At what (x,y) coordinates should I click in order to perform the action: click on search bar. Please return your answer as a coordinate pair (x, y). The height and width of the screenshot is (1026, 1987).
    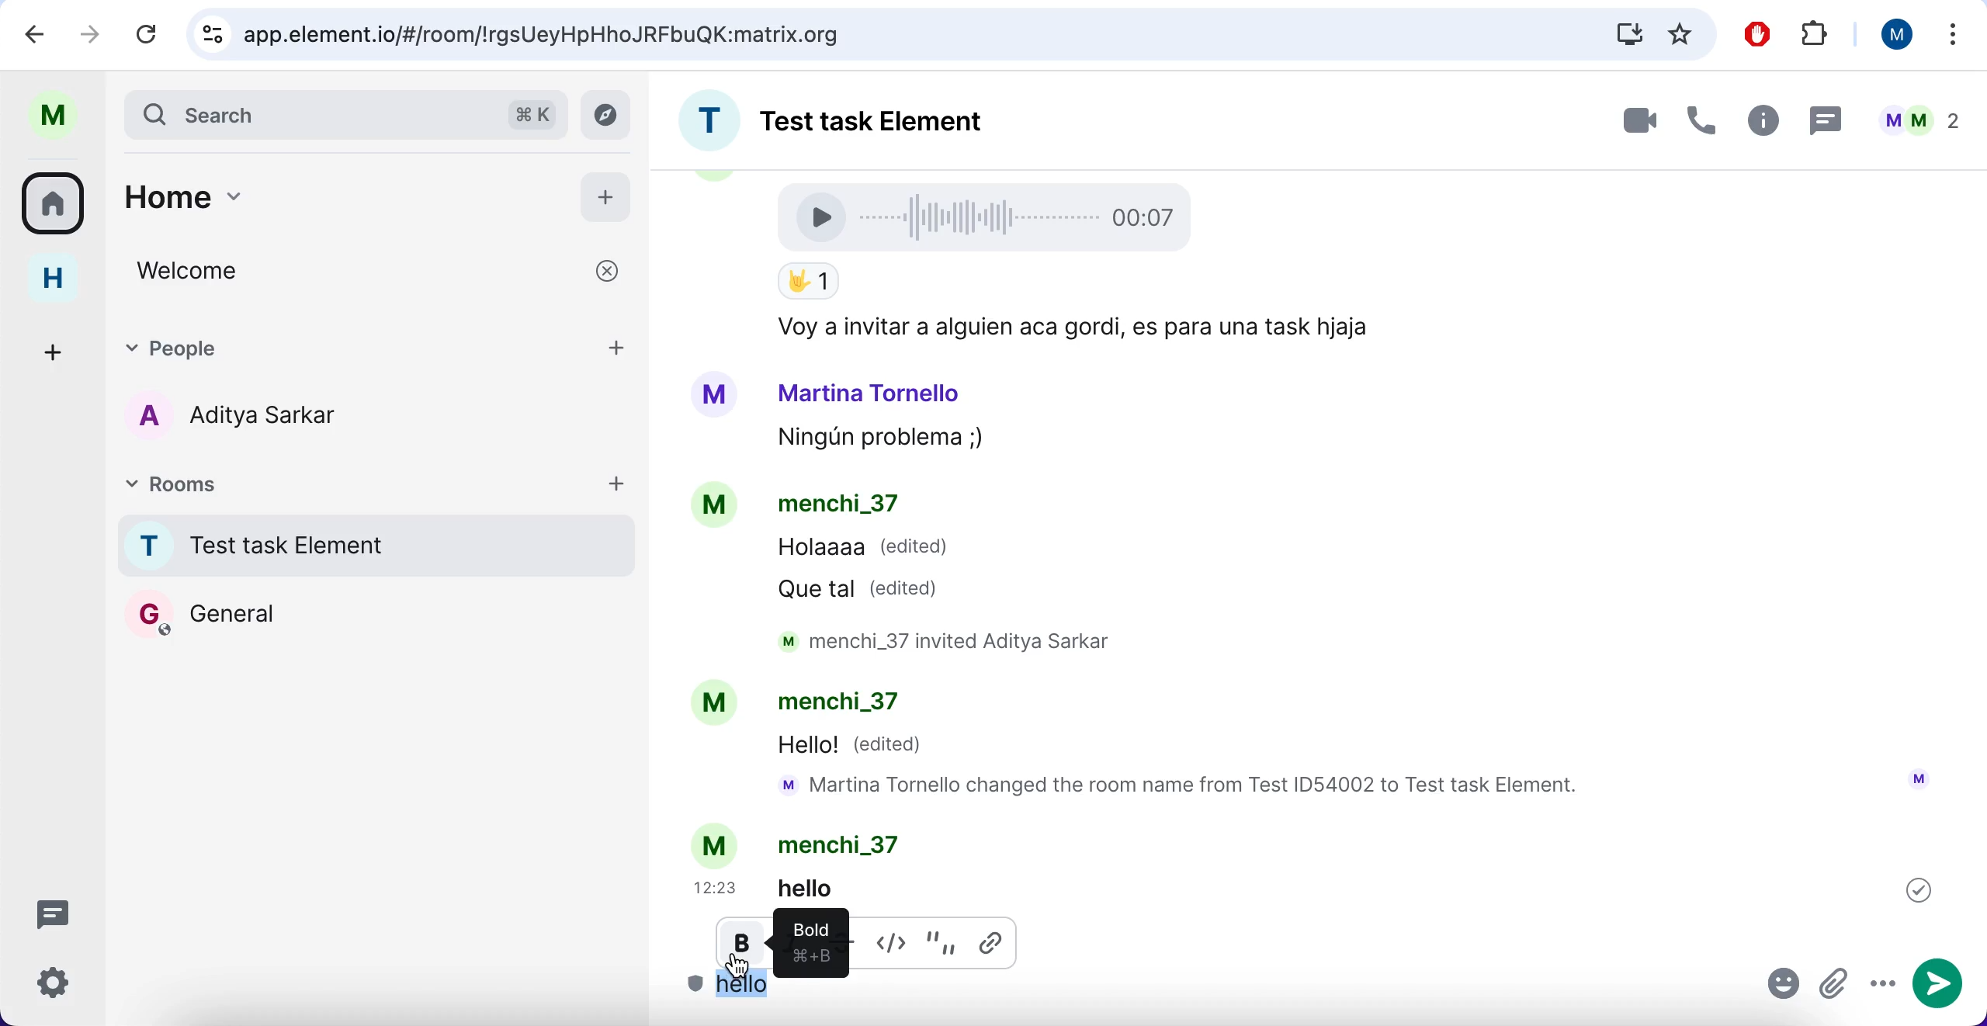
    Looking at the image, I should click on (343, 113).